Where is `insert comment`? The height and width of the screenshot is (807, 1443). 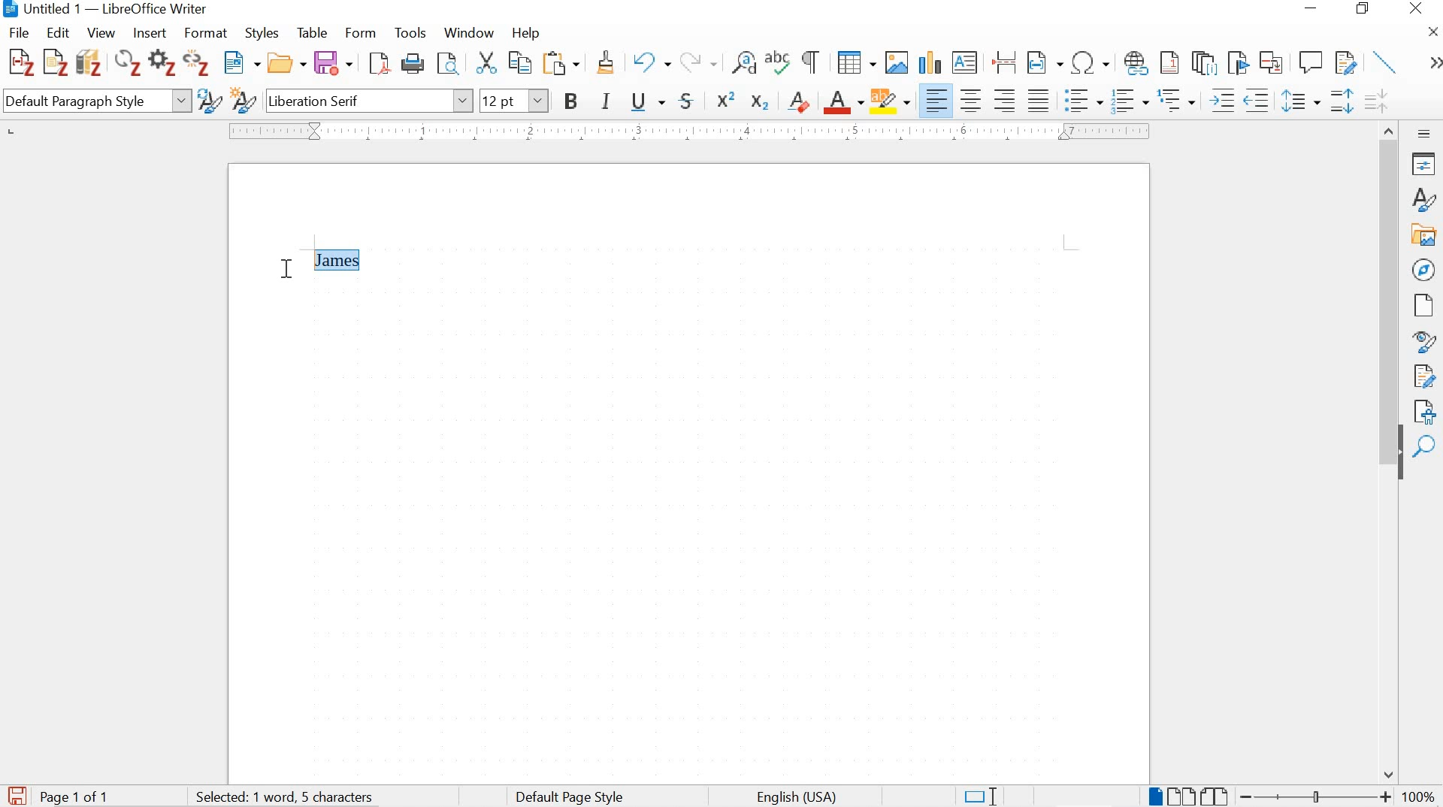
insert comment is located at coordinates (1311, 62).